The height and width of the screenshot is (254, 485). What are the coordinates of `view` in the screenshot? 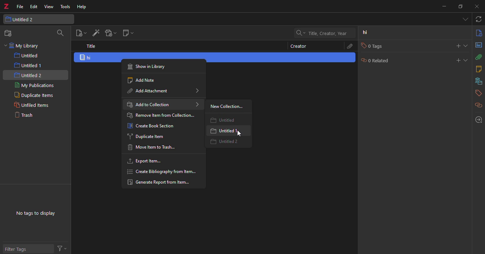 It's located at (49, 7).